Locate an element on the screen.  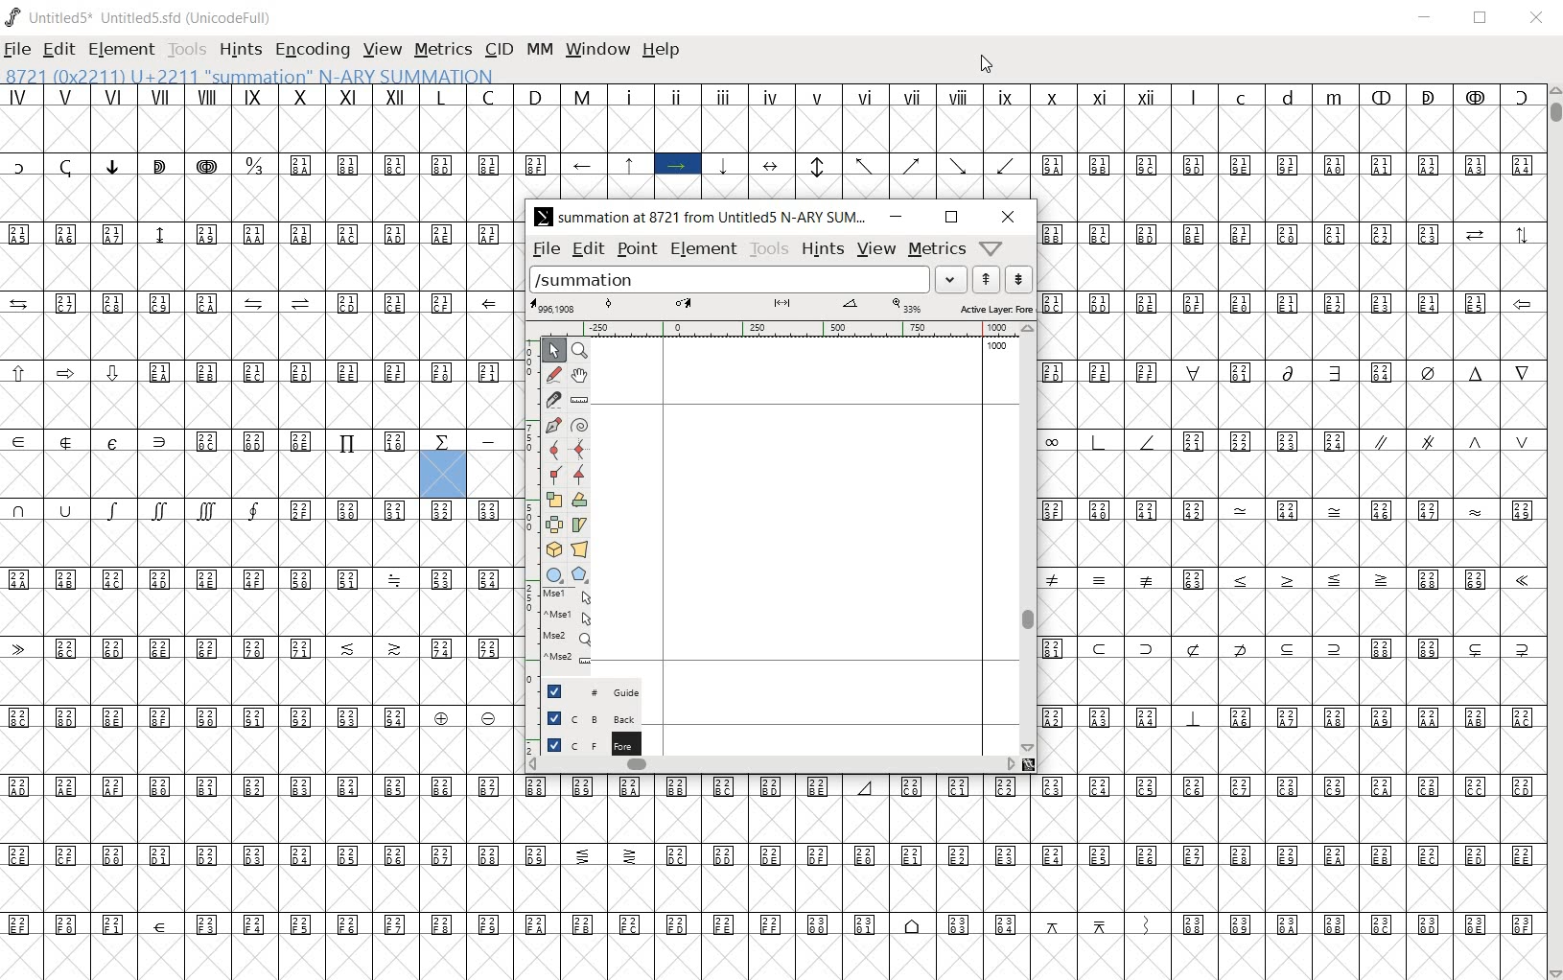
add a curve point always either horizontal or vertical is located at coordinates (553, 449).